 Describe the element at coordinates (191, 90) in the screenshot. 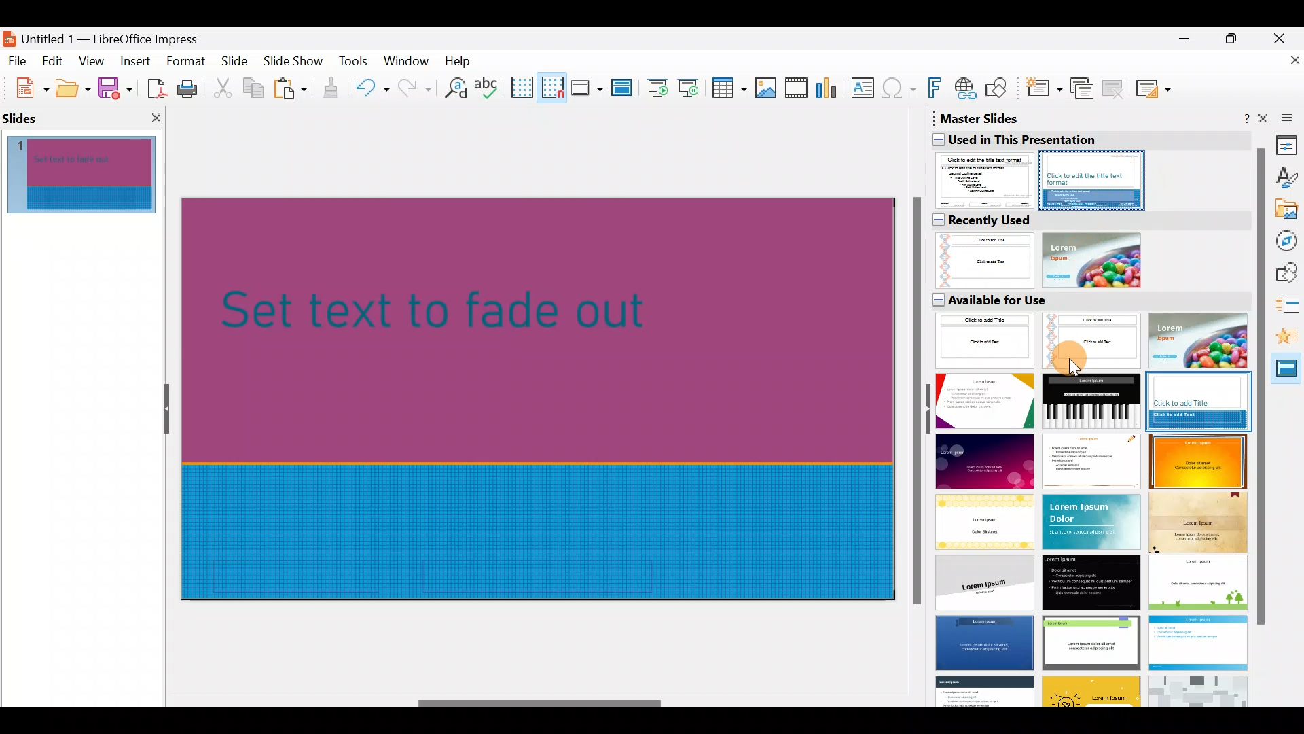

I see `Print` at that location.